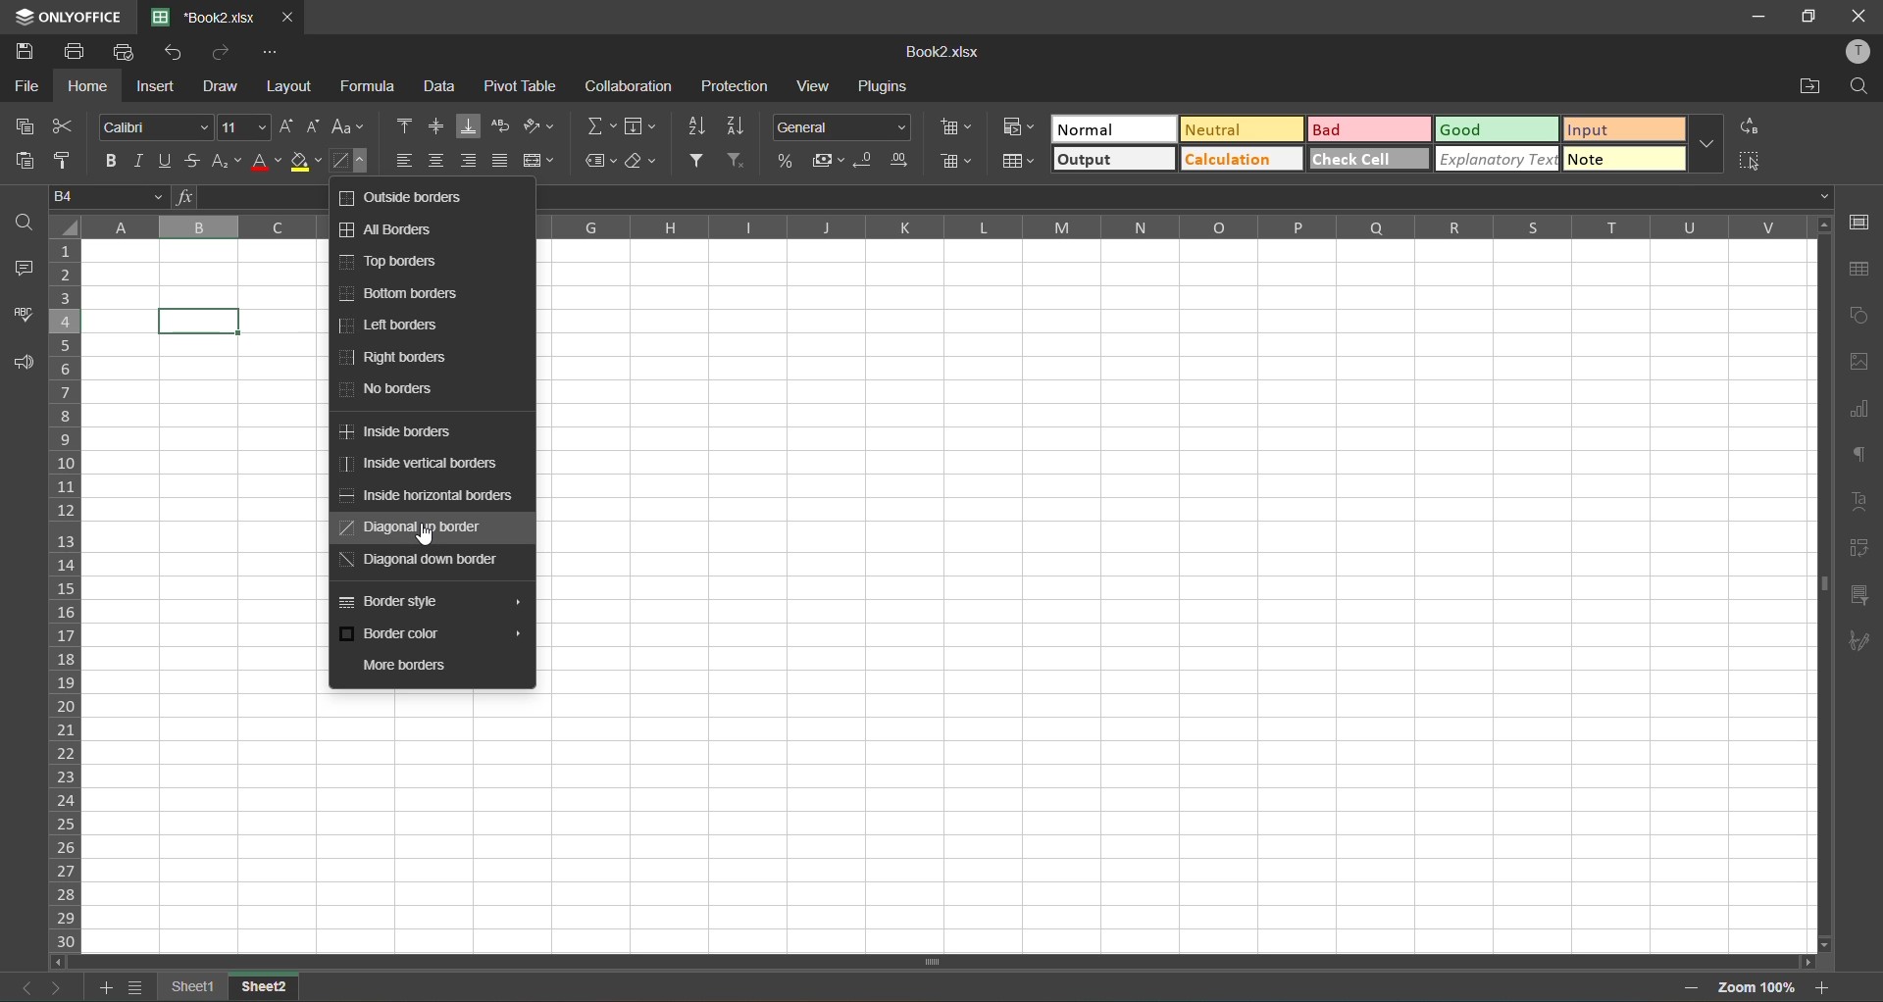  I want to click on normal, so click(1115, 132).